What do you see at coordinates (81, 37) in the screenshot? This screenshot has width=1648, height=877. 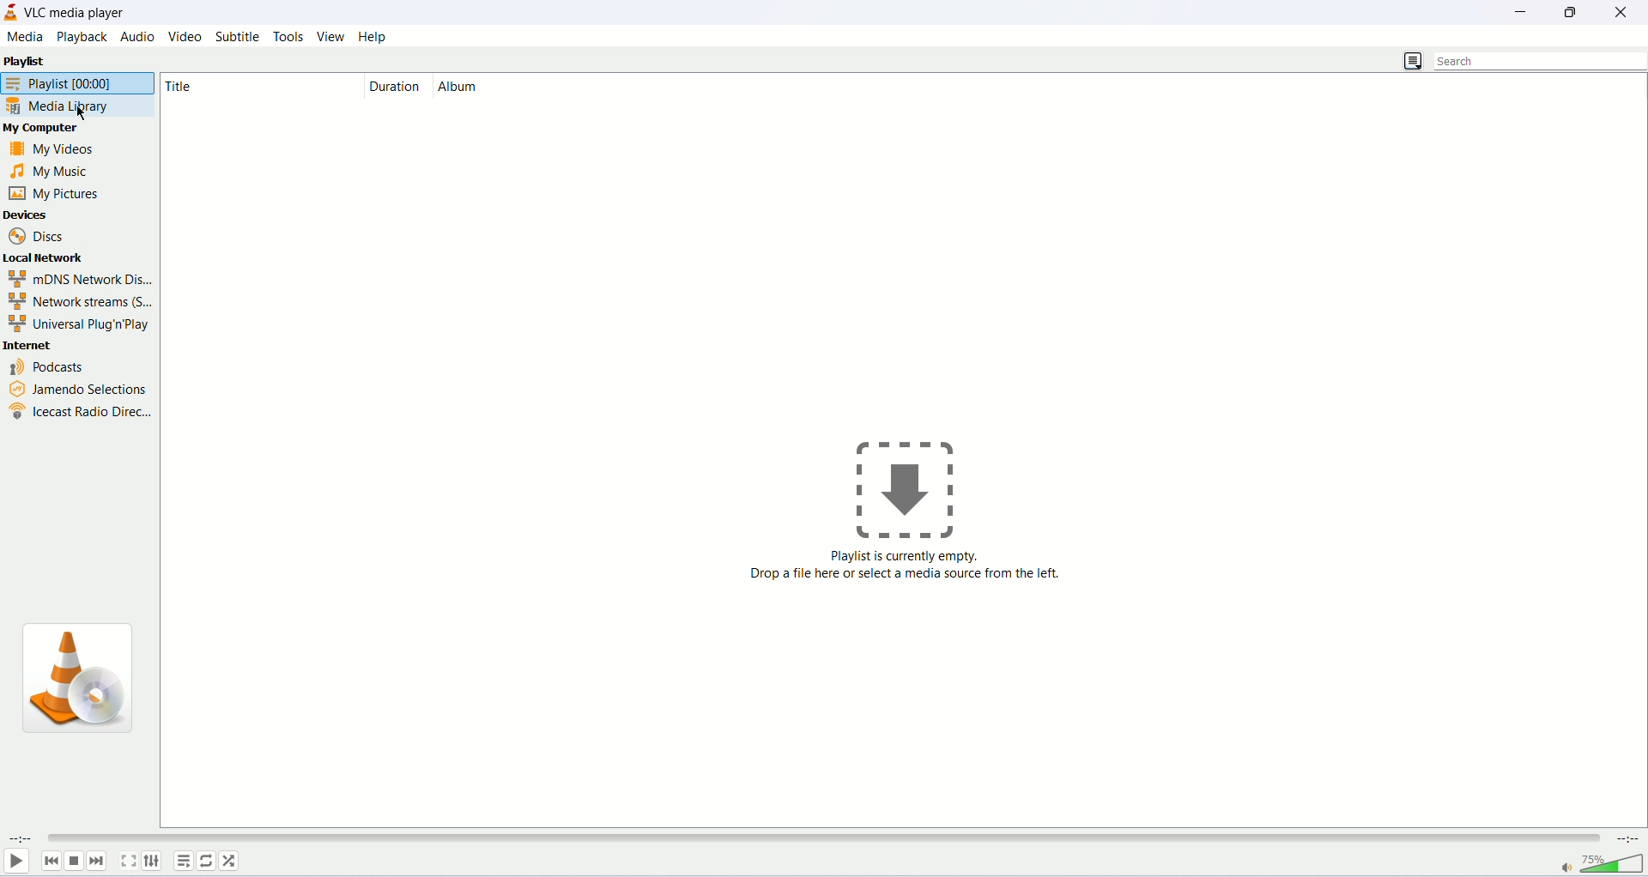 I see `playback` at bounding box center [81, 37].